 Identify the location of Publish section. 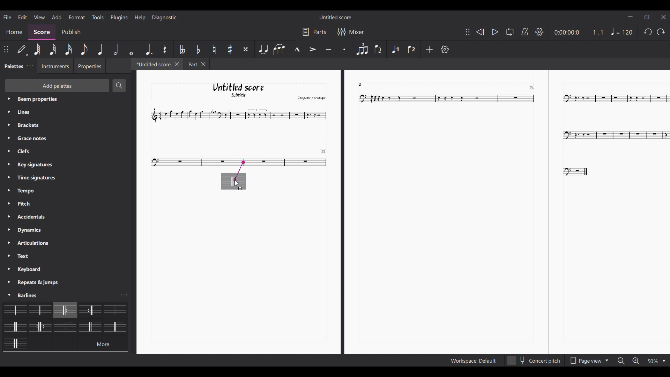
(72, 32).